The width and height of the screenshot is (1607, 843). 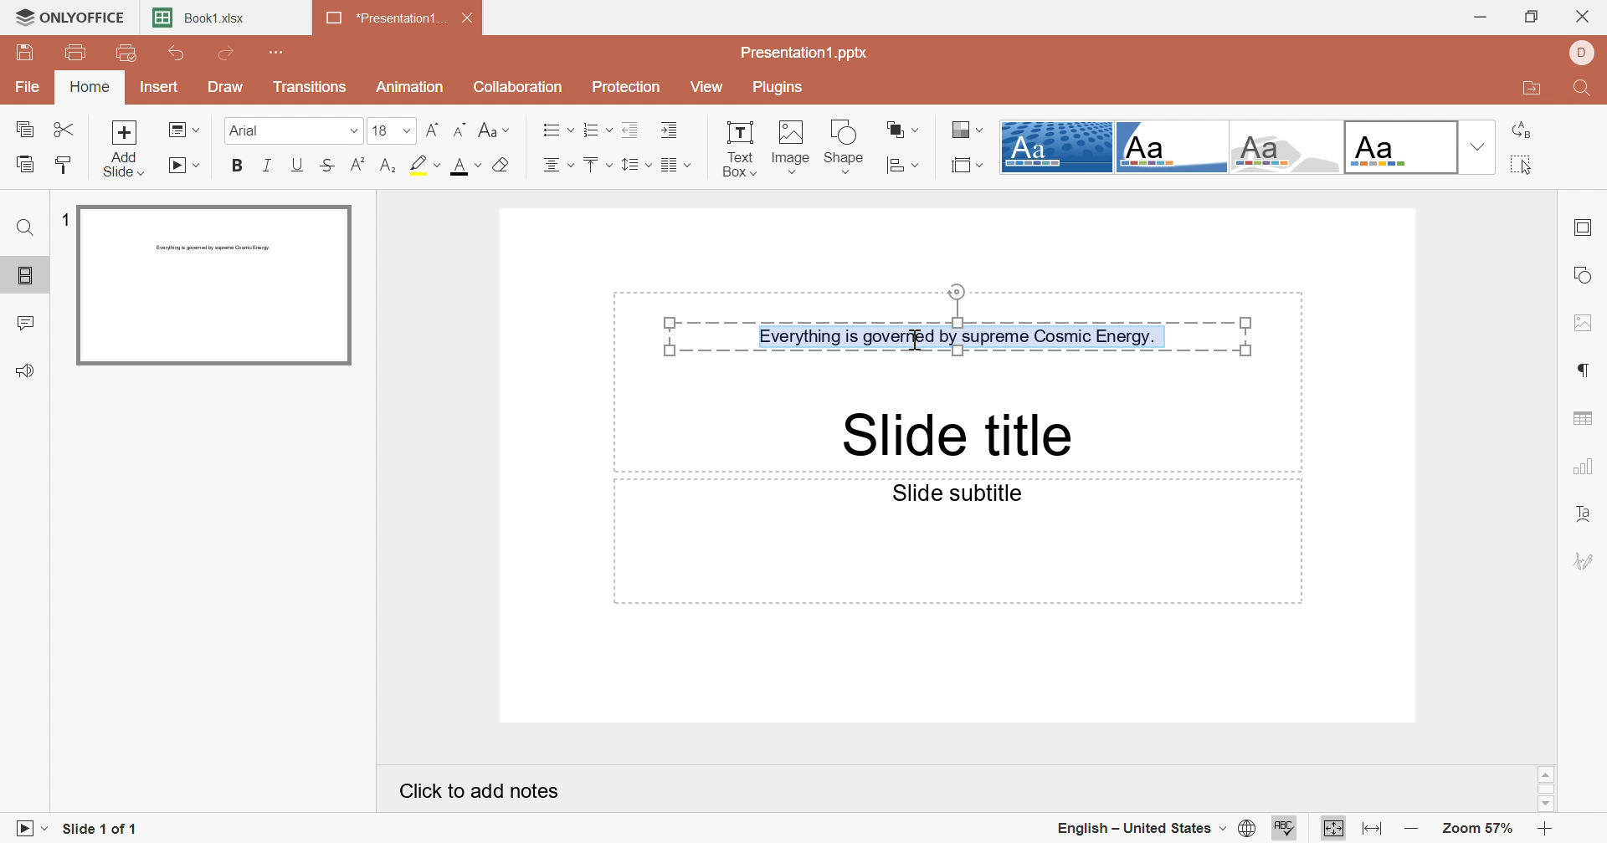 I want to click on Clear, so click(x=505, y=165).